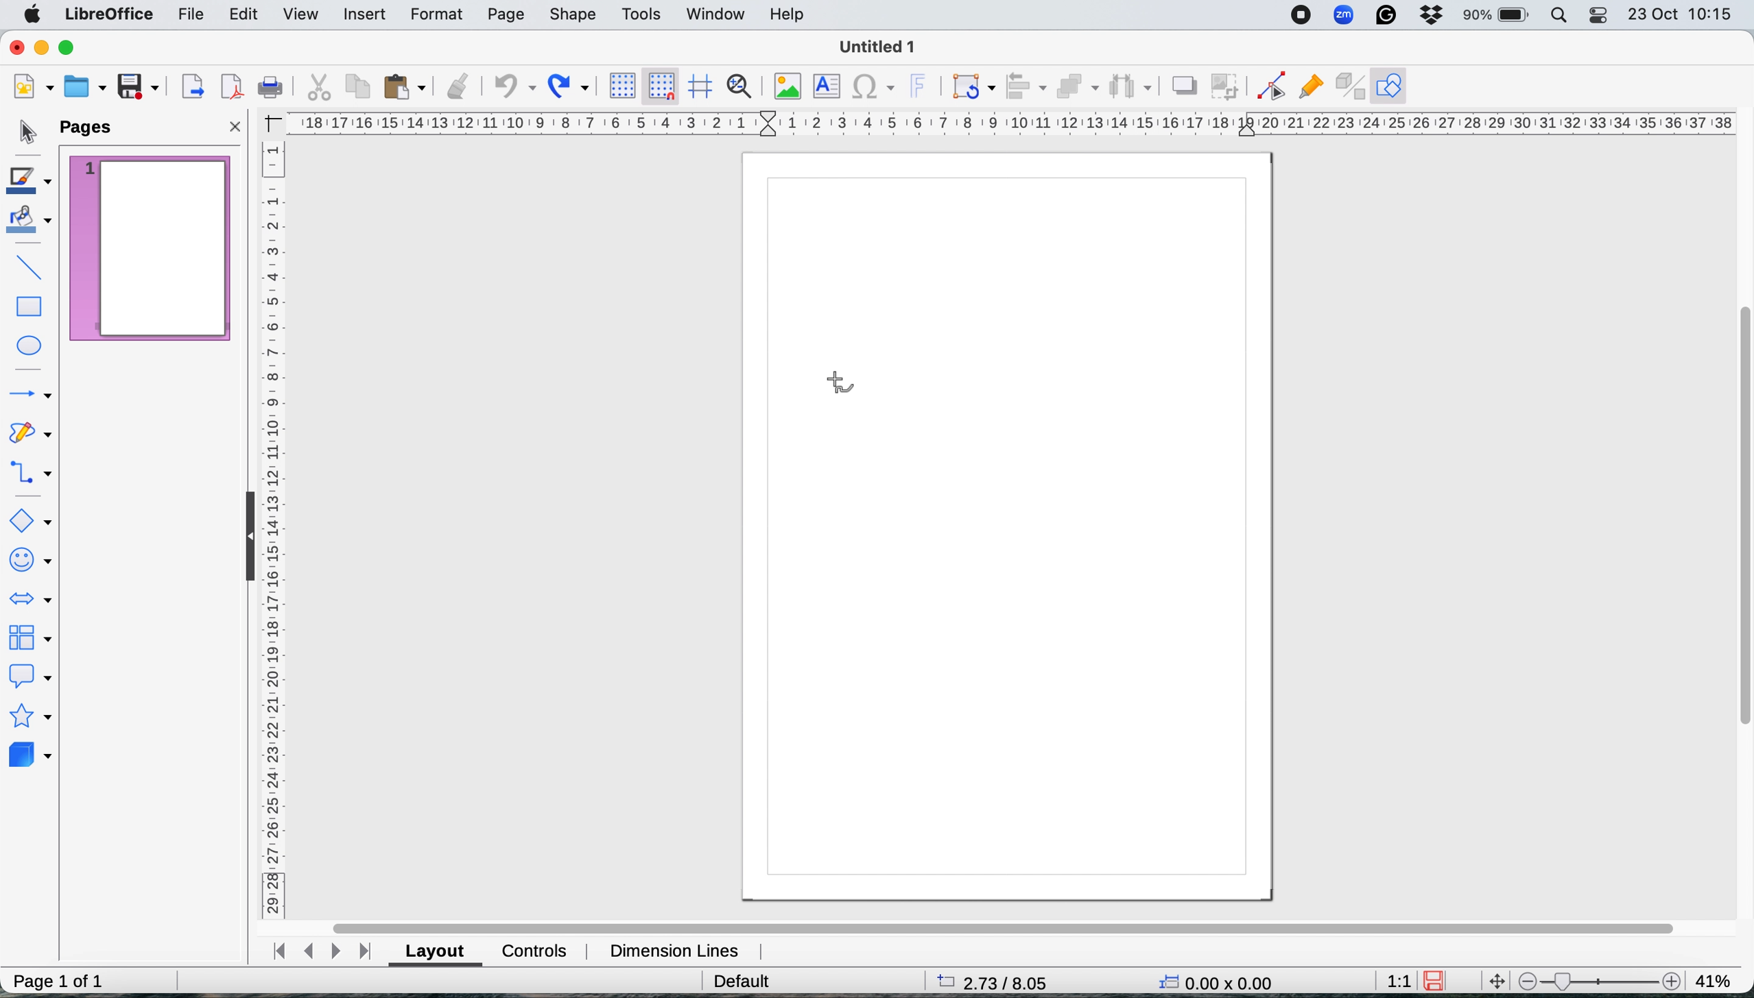 The width and height of the screenshot is (1754, 998). I want to click on edit, so click(246, 14).